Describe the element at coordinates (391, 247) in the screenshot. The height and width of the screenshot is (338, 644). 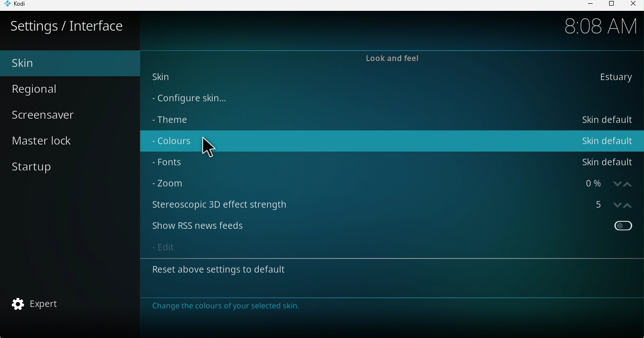
I see `Edit` at that location.